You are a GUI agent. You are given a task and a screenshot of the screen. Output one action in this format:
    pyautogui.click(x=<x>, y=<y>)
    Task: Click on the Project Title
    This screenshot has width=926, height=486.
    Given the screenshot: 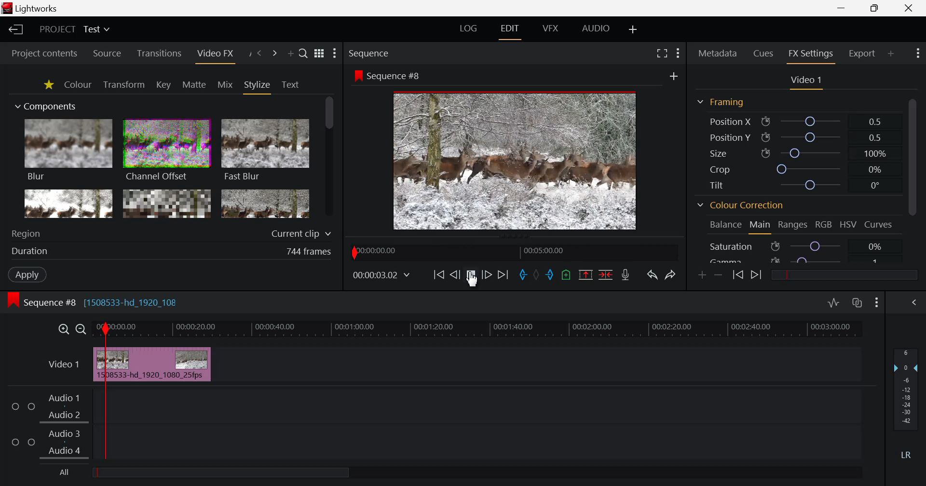 What is the action you would take?
    pyautogui.click(x=76, y=29)
    